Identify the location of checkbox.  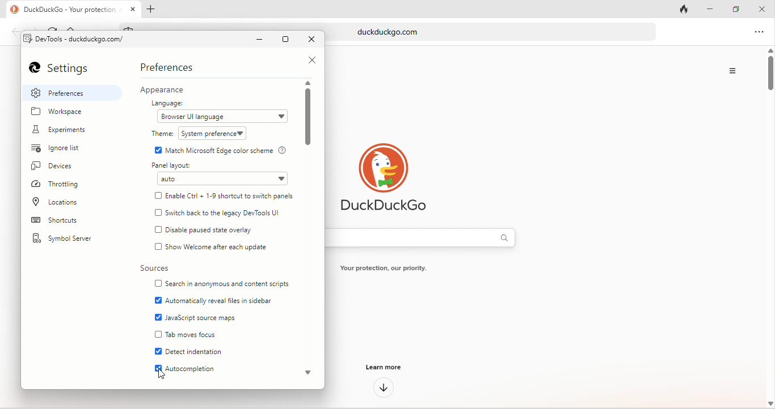
(158, 334).